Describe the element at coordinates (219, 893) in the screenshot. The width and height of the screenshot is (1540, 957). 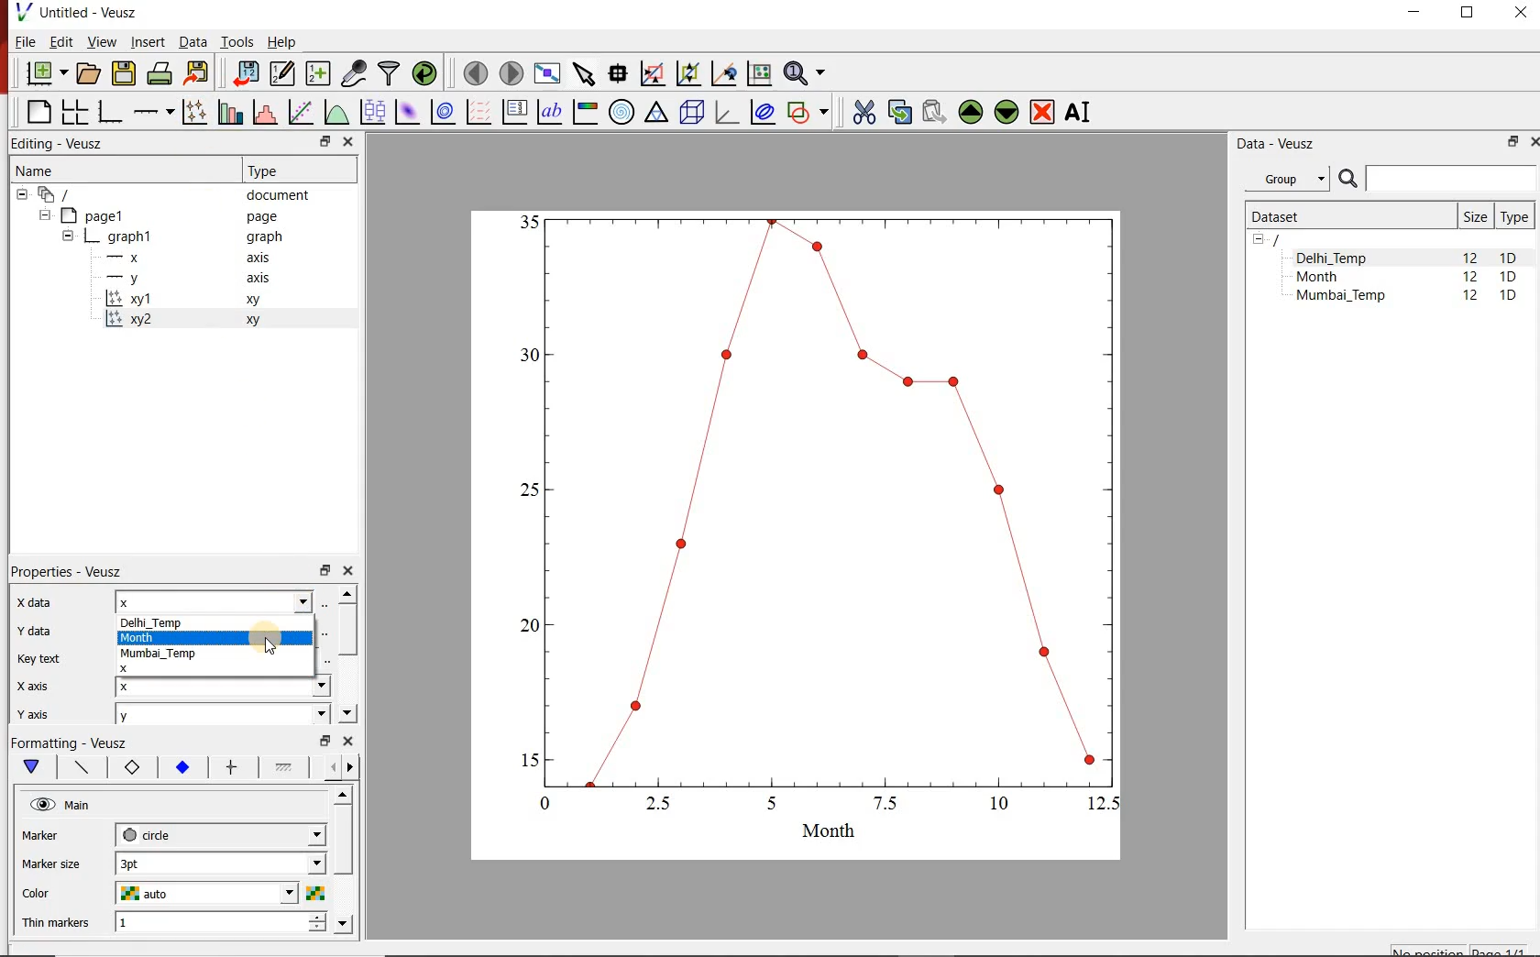
I see `auto` at that location.